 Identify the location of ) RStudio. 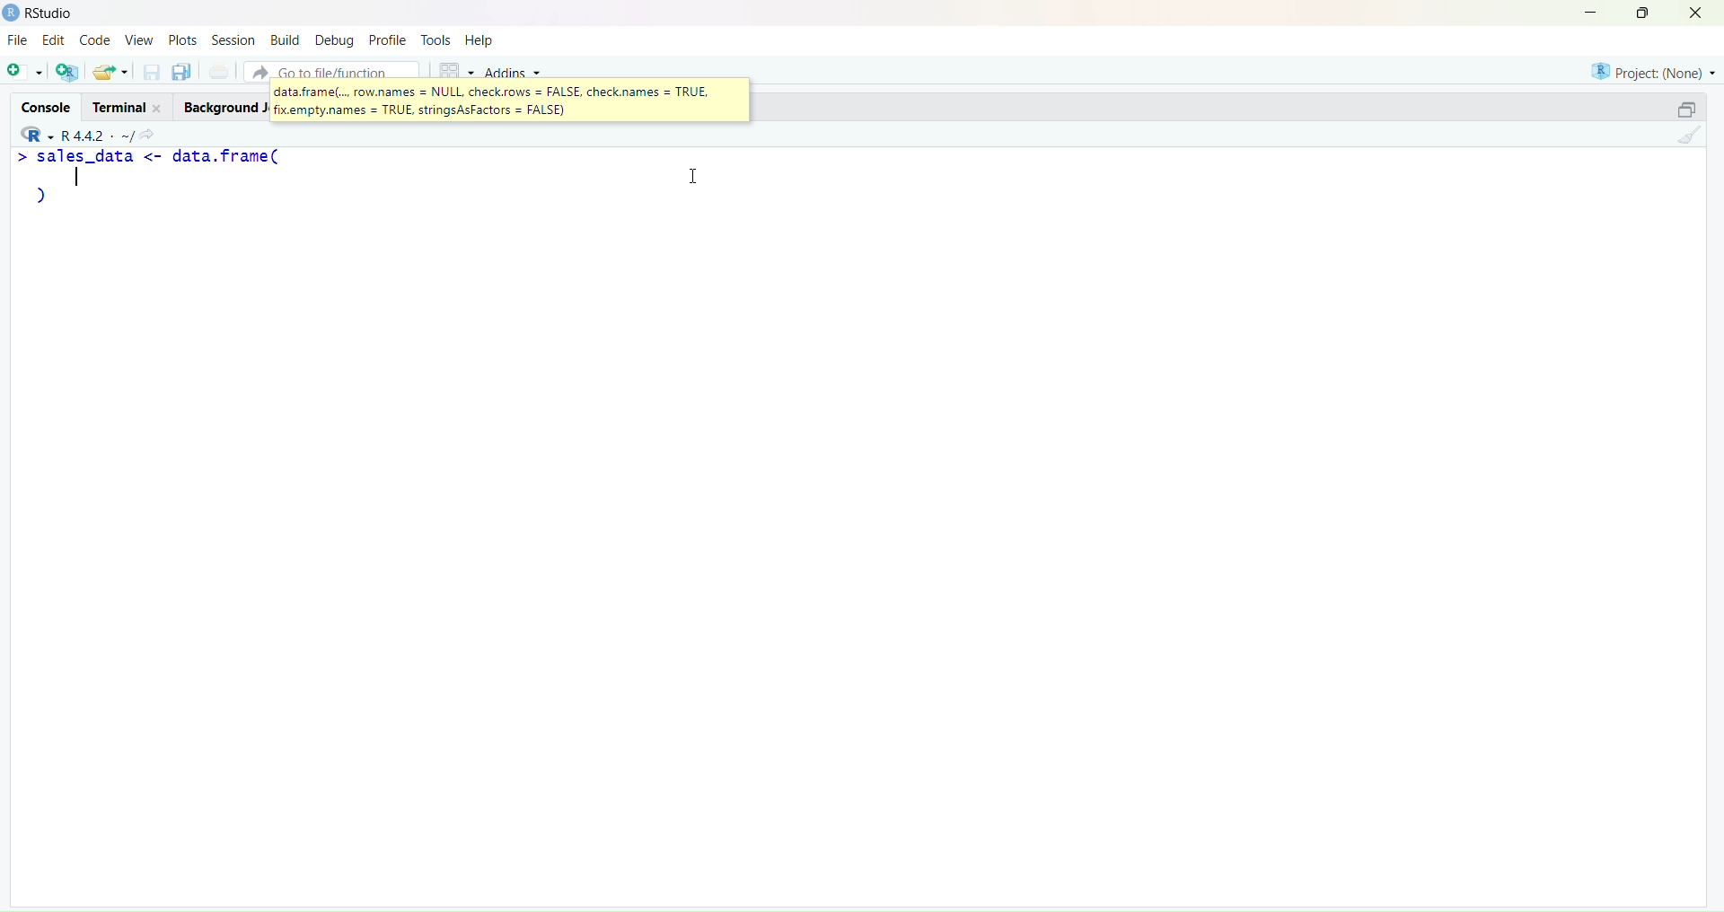
(46, 11).